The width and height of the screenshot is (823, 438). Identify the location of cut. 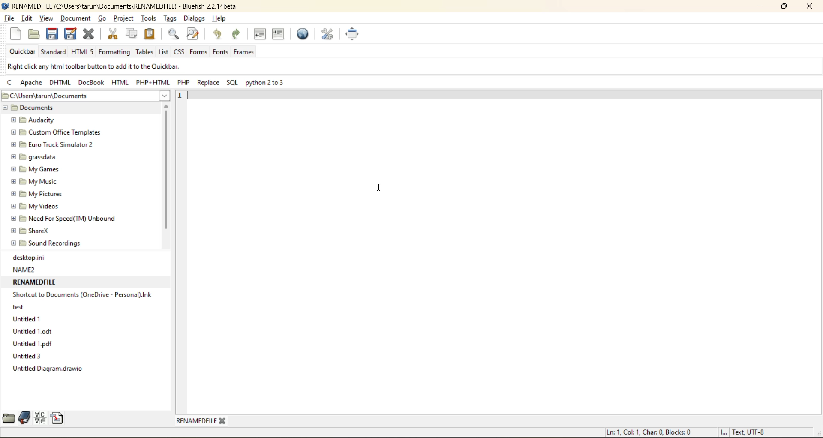
(114, 34).